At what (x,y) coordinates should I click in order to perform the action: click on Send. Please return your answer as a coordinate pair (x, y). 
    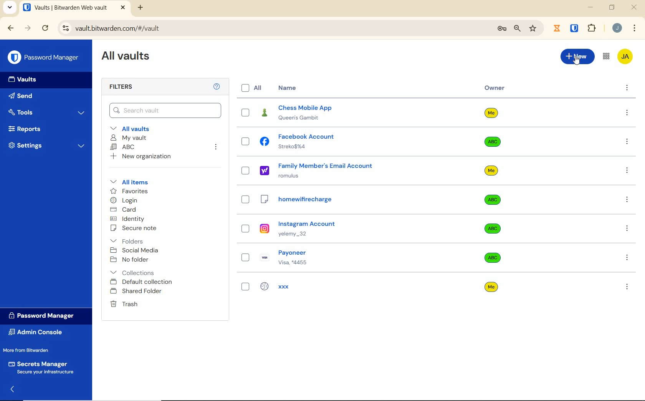
    Looking at the image, I should click on (35, 97).